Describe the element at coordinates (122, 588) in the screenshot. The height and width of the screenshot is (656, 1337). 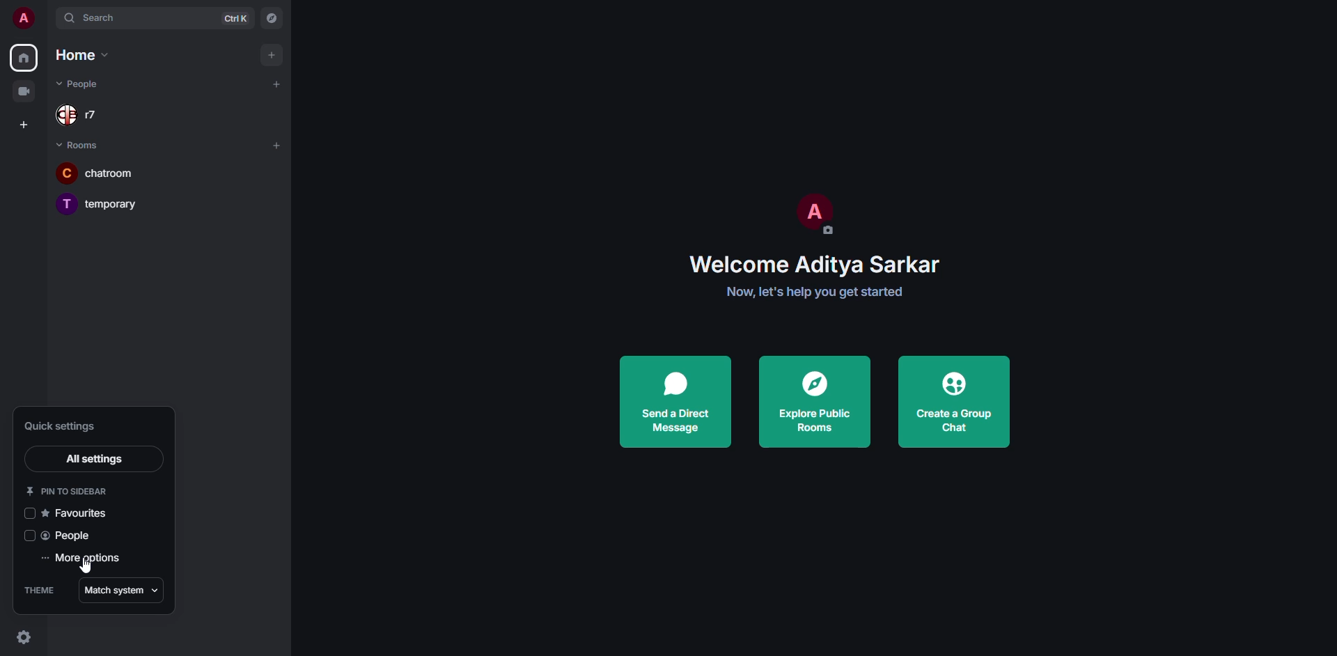
I see `match system` at that location.